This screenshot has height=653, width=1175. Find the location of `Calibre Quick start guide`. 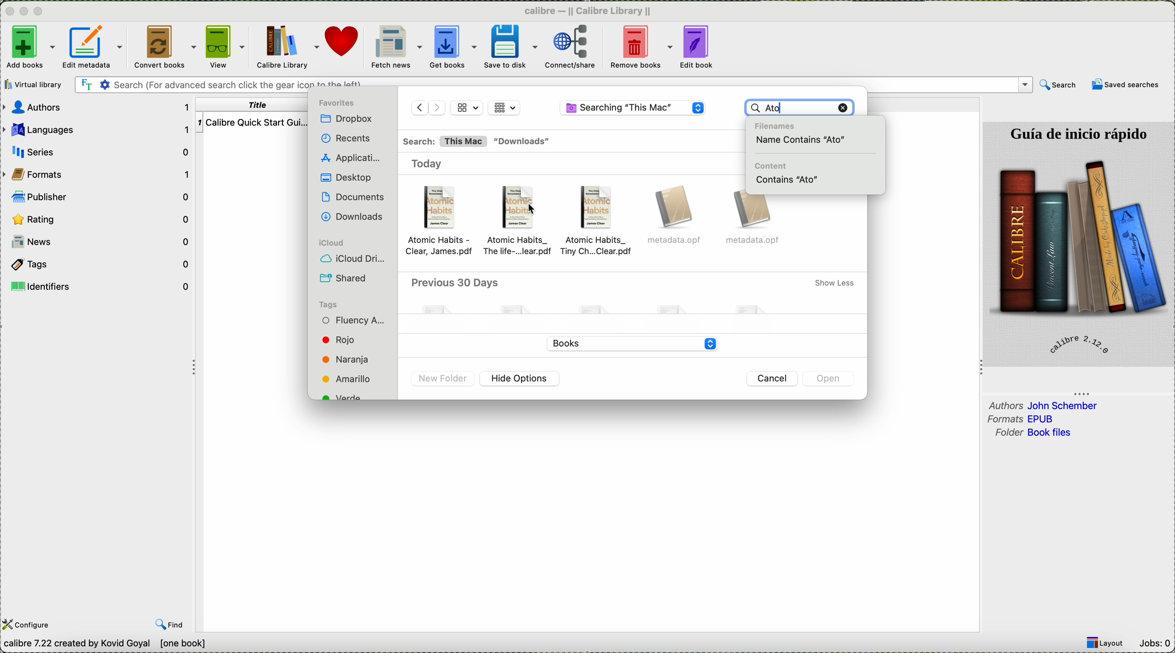

Calibre Quick start guide is located at coordinates (252, 122).